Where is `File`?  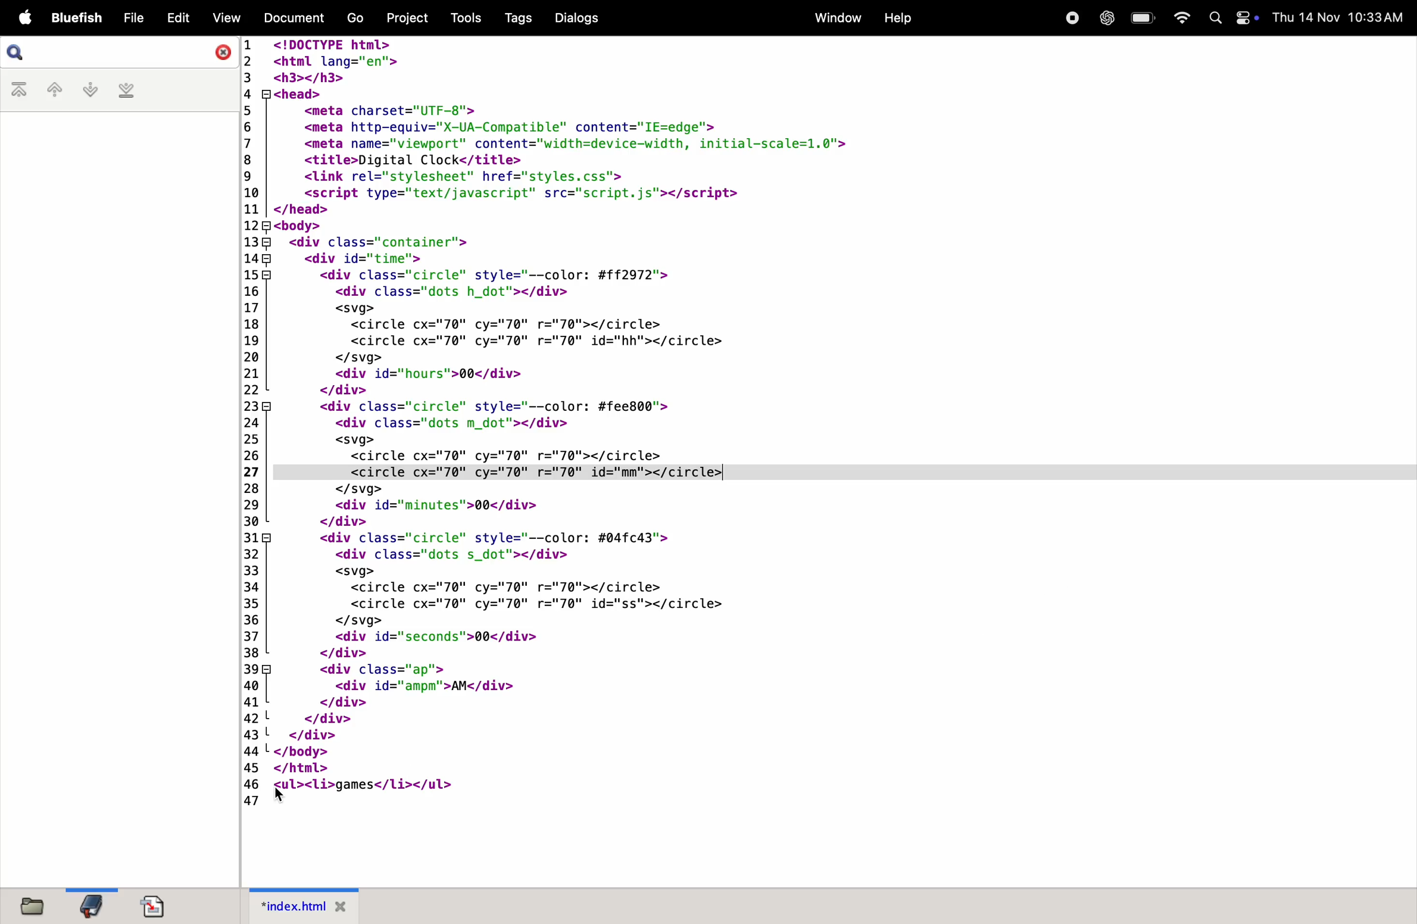 File is located at coordinates (134, 18).